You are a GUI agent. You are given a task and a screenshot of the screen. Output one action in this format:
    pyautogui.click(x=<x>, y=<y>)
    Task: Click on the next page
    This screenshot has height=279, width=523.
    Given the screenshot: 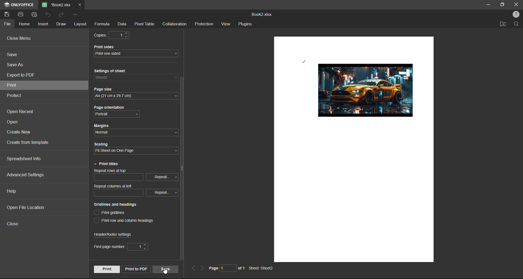 What is the action you would take?
    pyautogui.click(x=201, y=268)
    